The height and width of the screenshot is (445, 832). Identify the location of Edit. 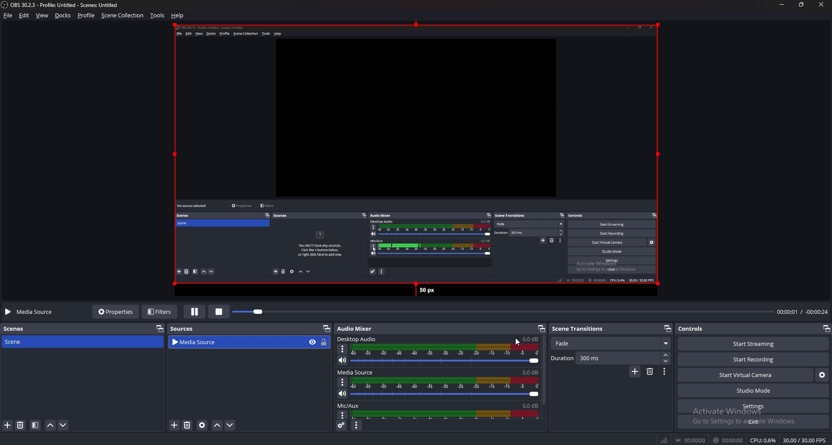
(25, 16).